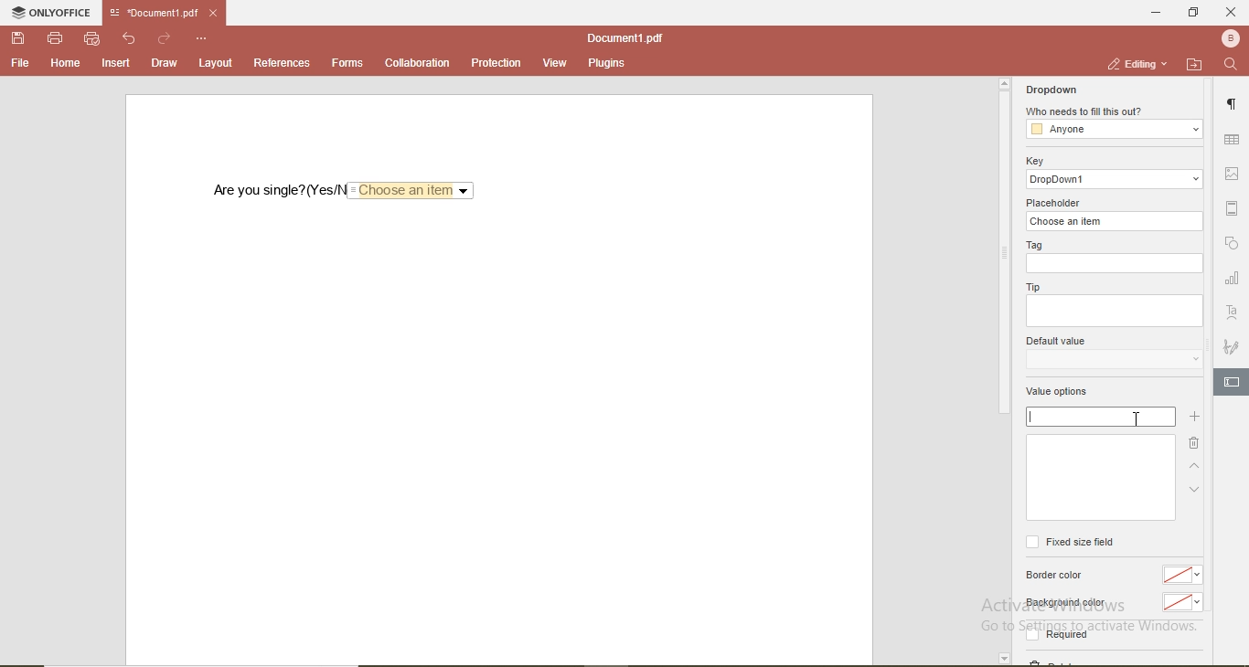 This screenshot has height=667, width=1249. I want to click on profile, so click(1232, 39).